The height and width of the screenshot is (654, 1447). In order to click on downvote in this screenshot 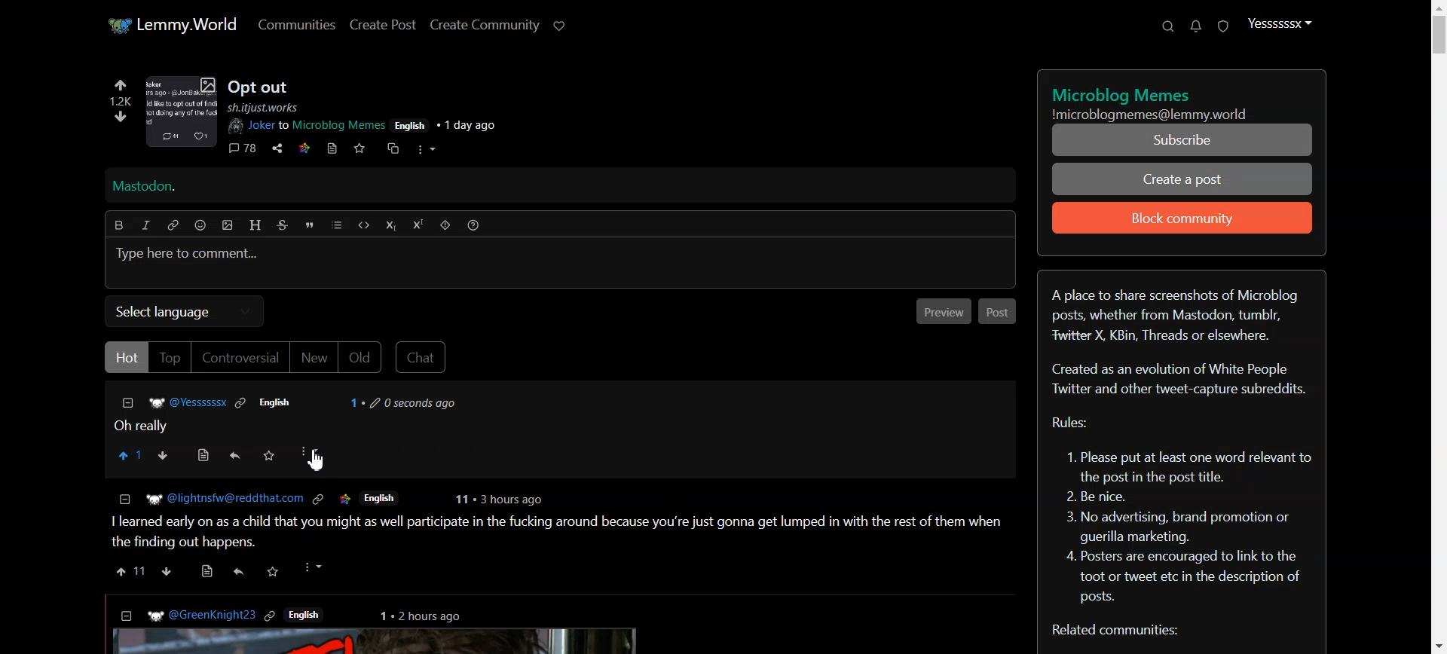, I will do `click(167, 569)`.